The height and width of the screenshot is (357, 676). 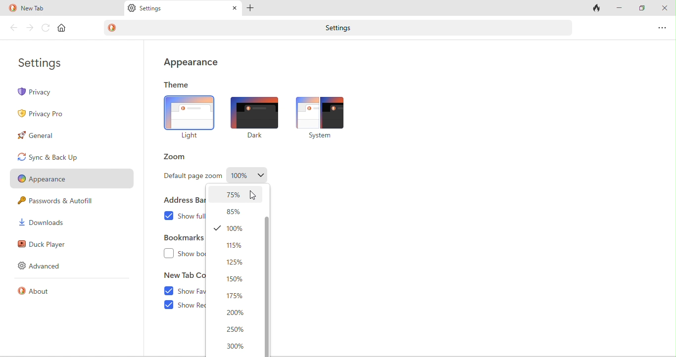 I want to click on close, so click(x=665, y=9).